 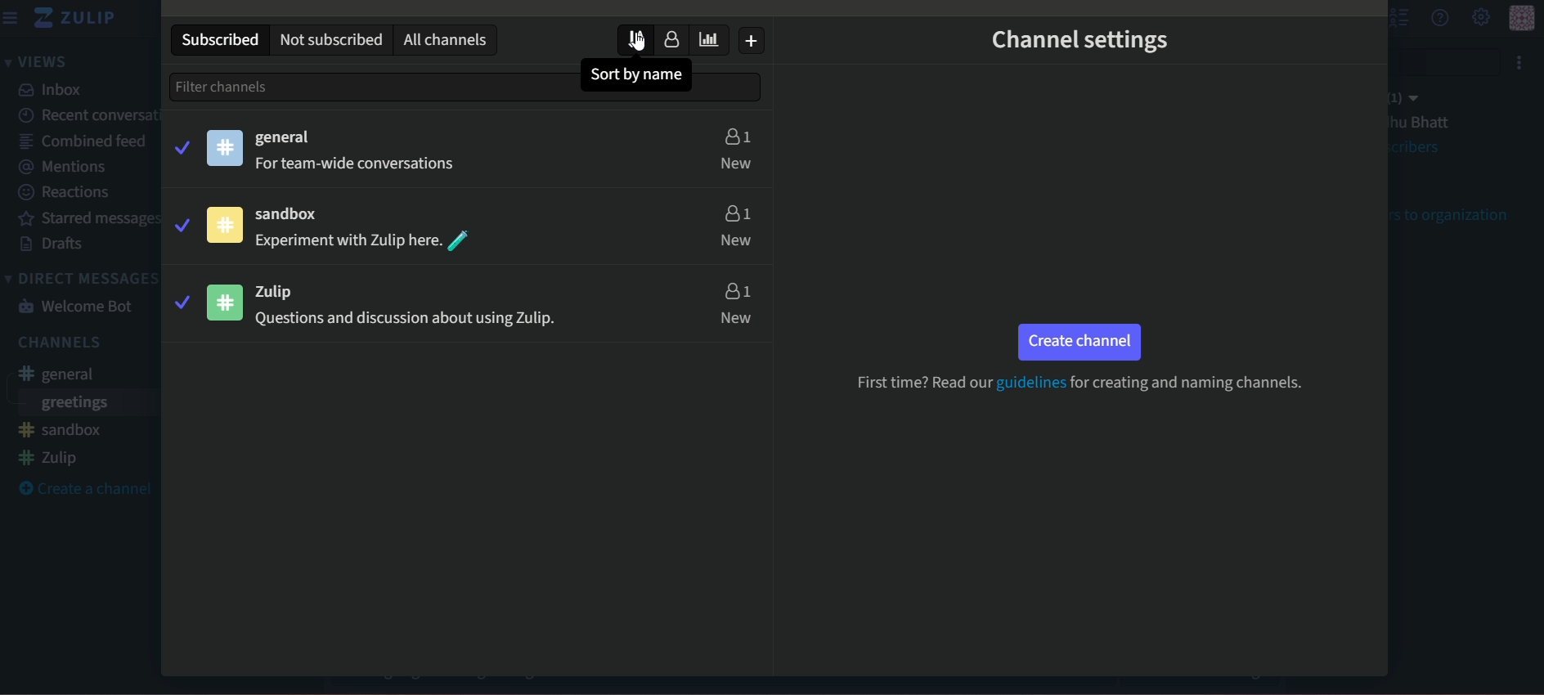 What do you see at coordinates (49, 458) in the screenshot?
I see `zulip` at bounding box center [49, 458].